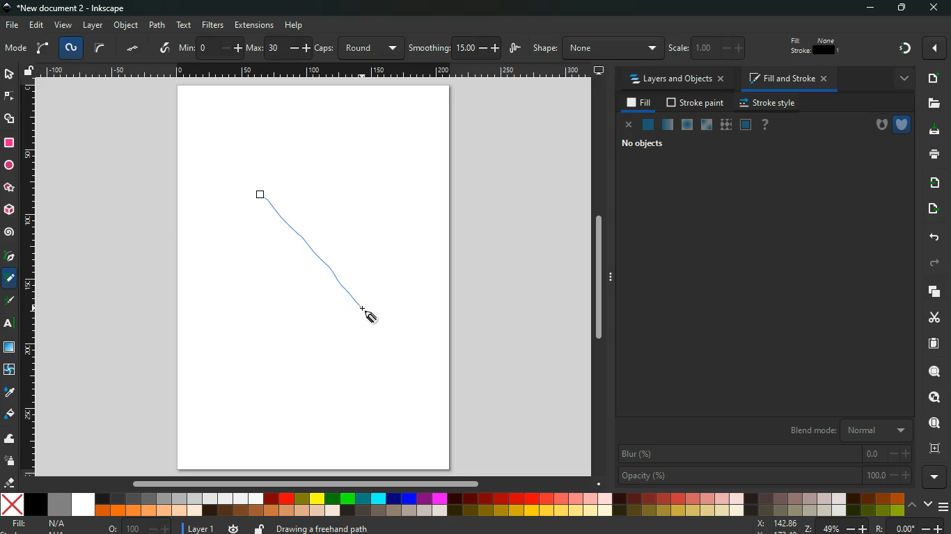 This screenshot has height=534, width=951. What do you see at coordinates (936, 477) in the screenshot?
I see `more` at bounding box center [936, 477].